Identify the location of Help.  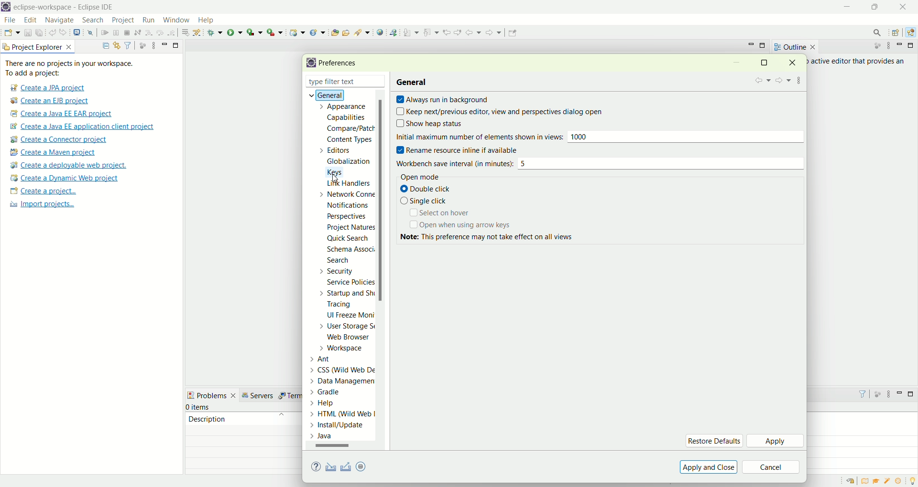
(332, 404).